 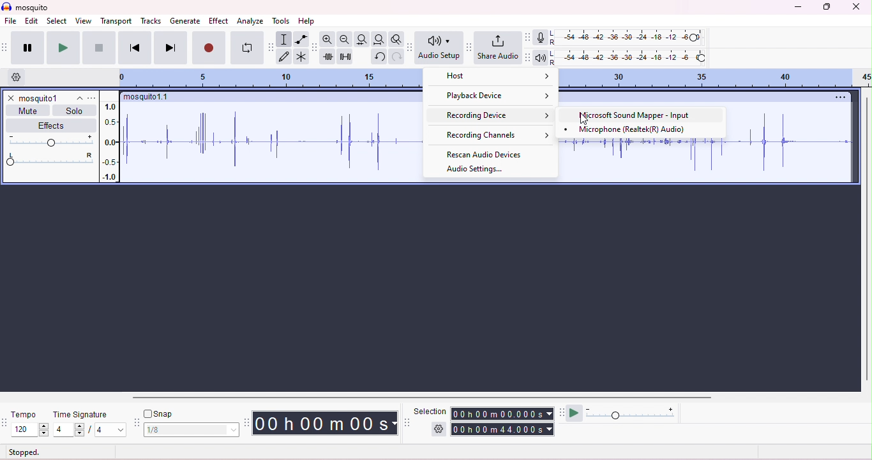 What do you see at coordinates (49, 159) in the screenshot?
I see `pan` at bounding box center [49, 159].